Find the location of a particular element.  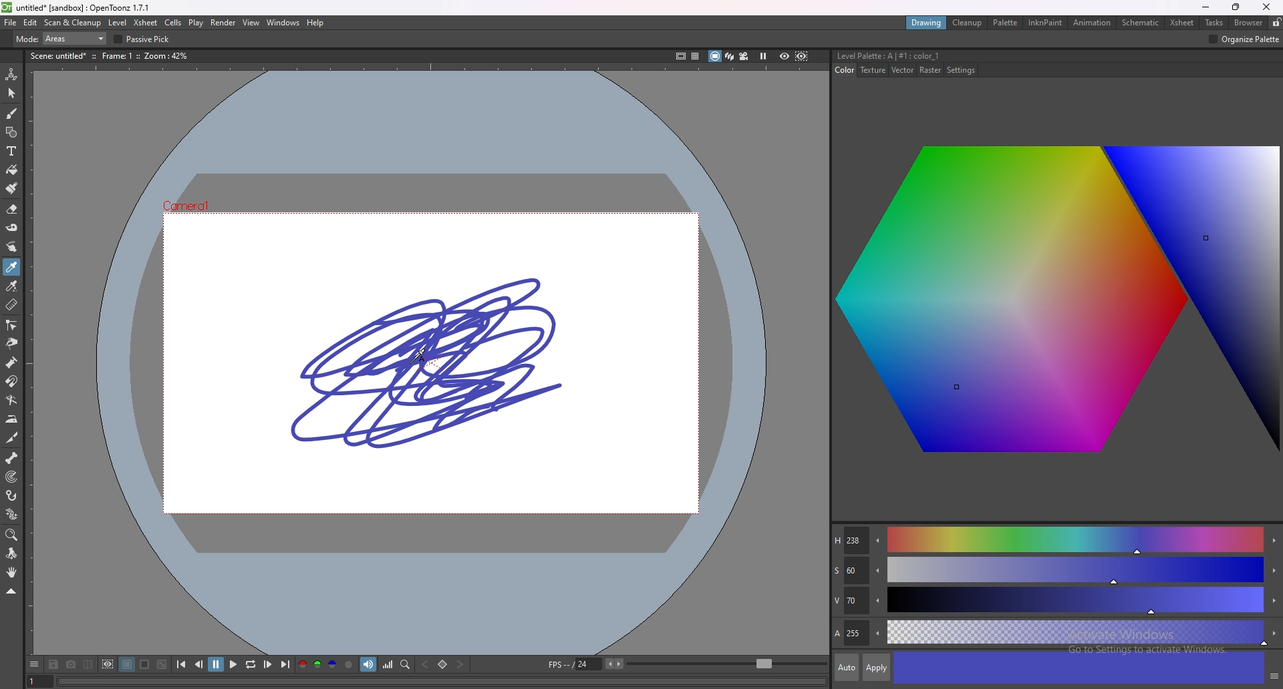

saturation is located at coordinates (1056, 571).